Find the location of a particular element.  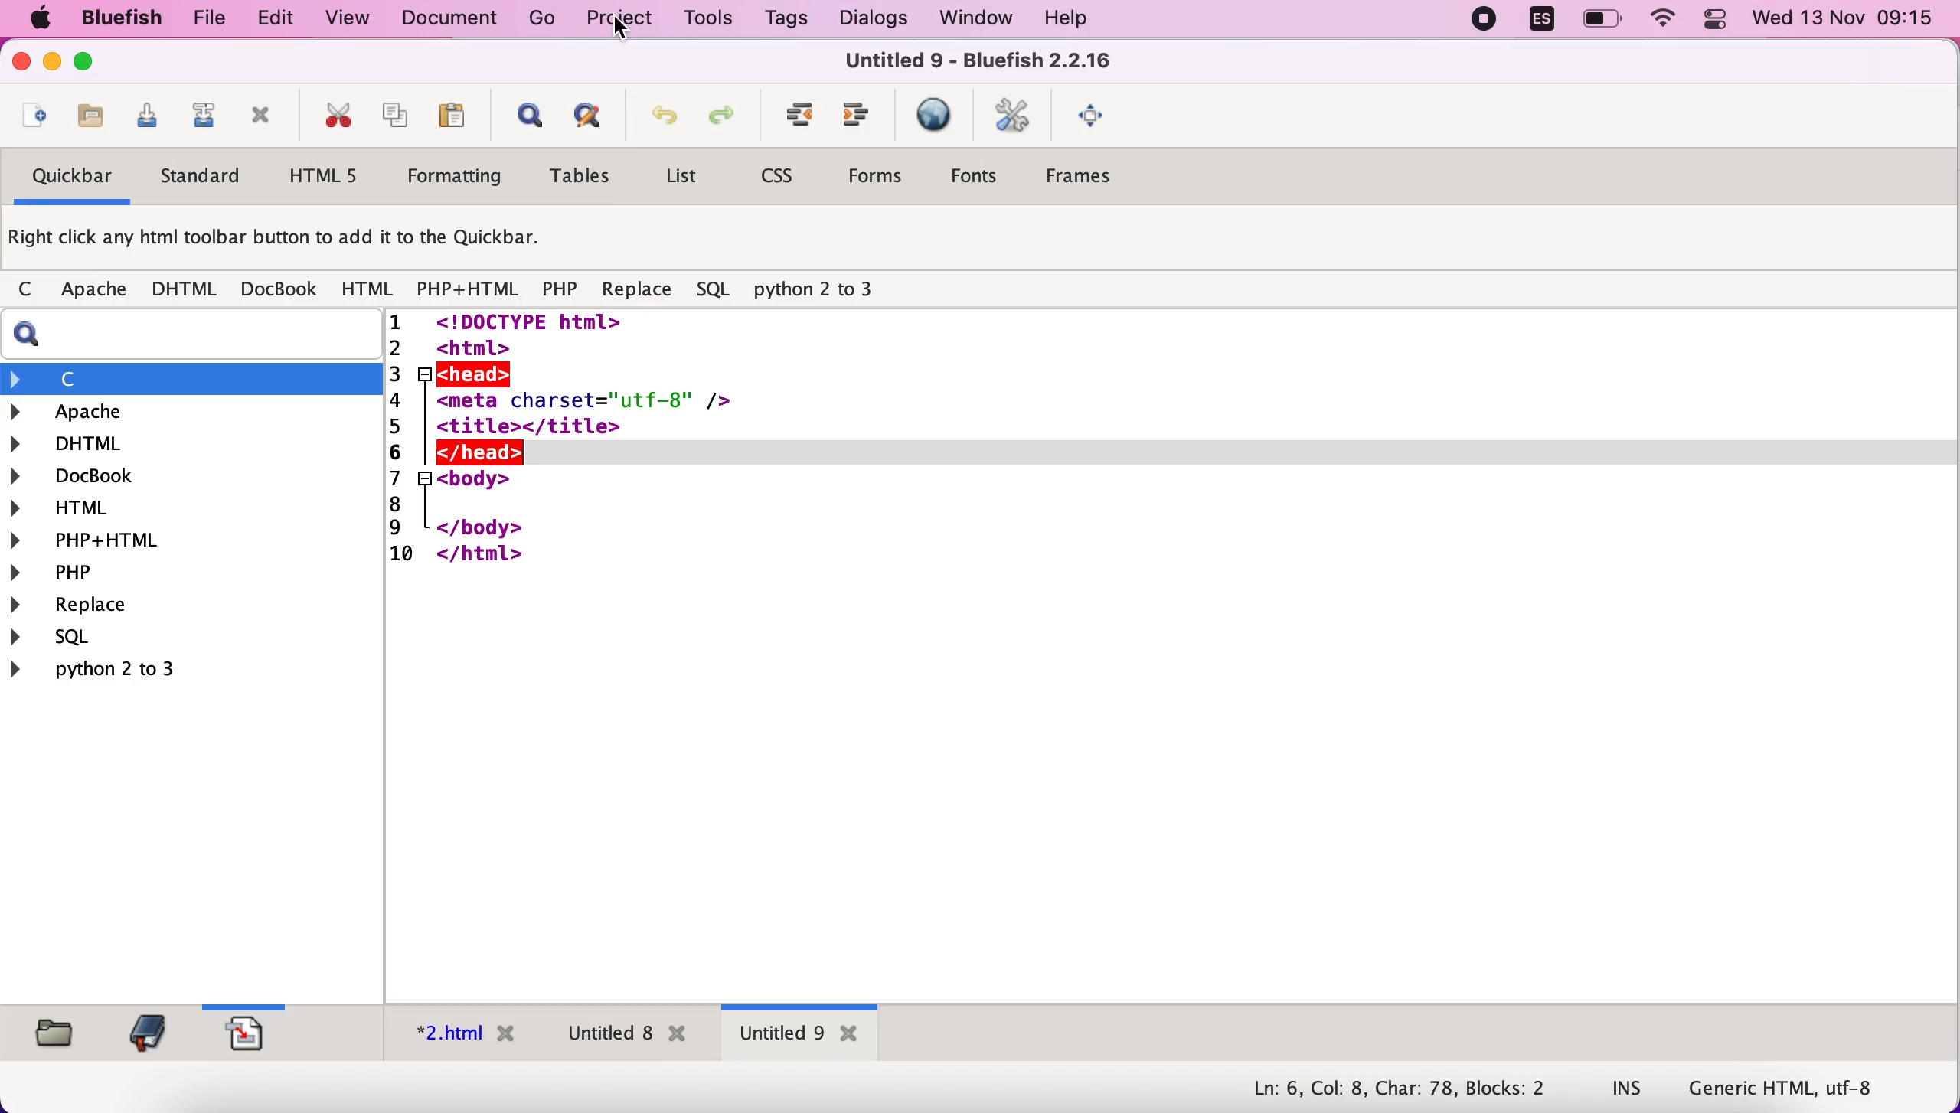

css is located at coordinates (782, 180).